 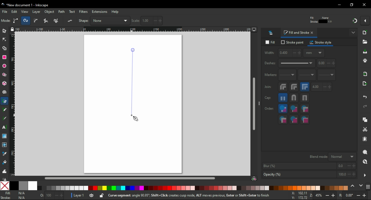 What do you see at coordinates (6, 162) in the screenshot?
I see `paint bucket tool` at bounding box center [6, 162].